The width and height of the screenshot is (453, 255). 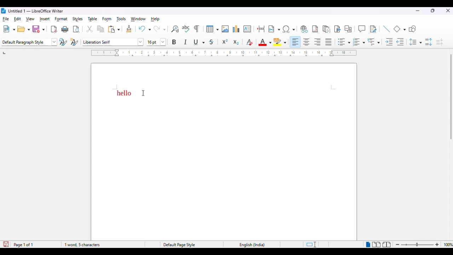 What do you see at coordinates (327, 29) in the screenshot?
I see `insert endnote` at bounding box center [327, 29].